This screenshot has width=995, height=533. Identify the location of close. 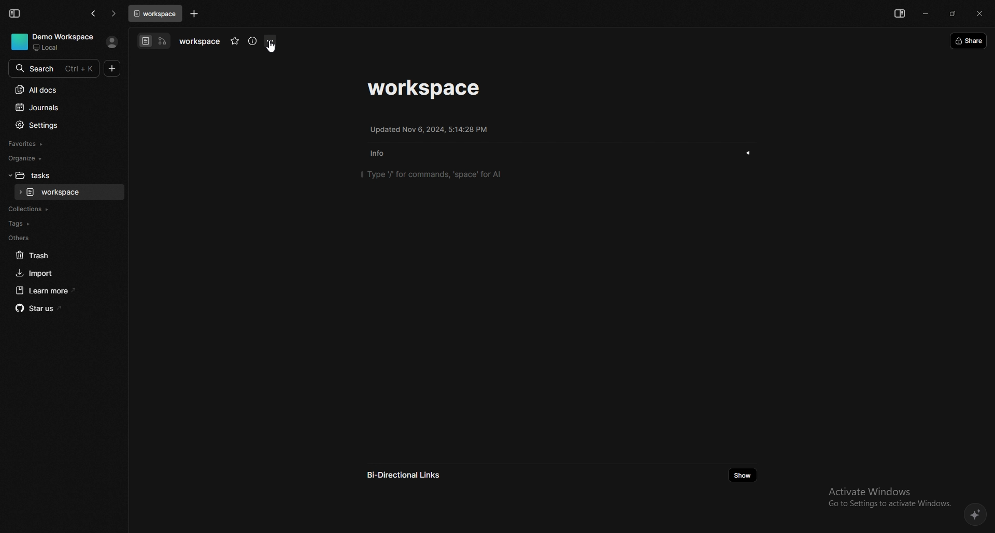
(980, 14).